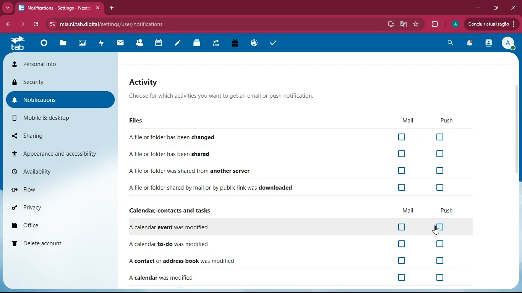  I want to click on view site information, so click(51, 24).